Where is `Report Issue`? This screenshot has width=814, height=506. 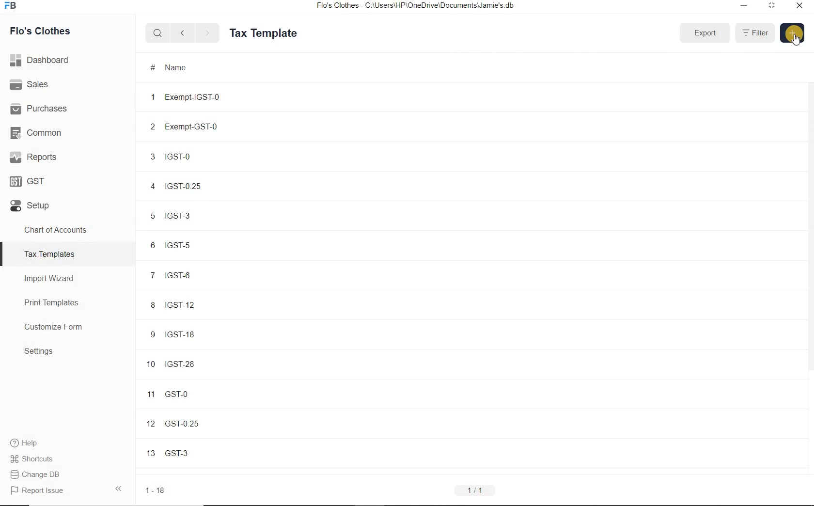
Report Issue is located at coordinates (67, 490).